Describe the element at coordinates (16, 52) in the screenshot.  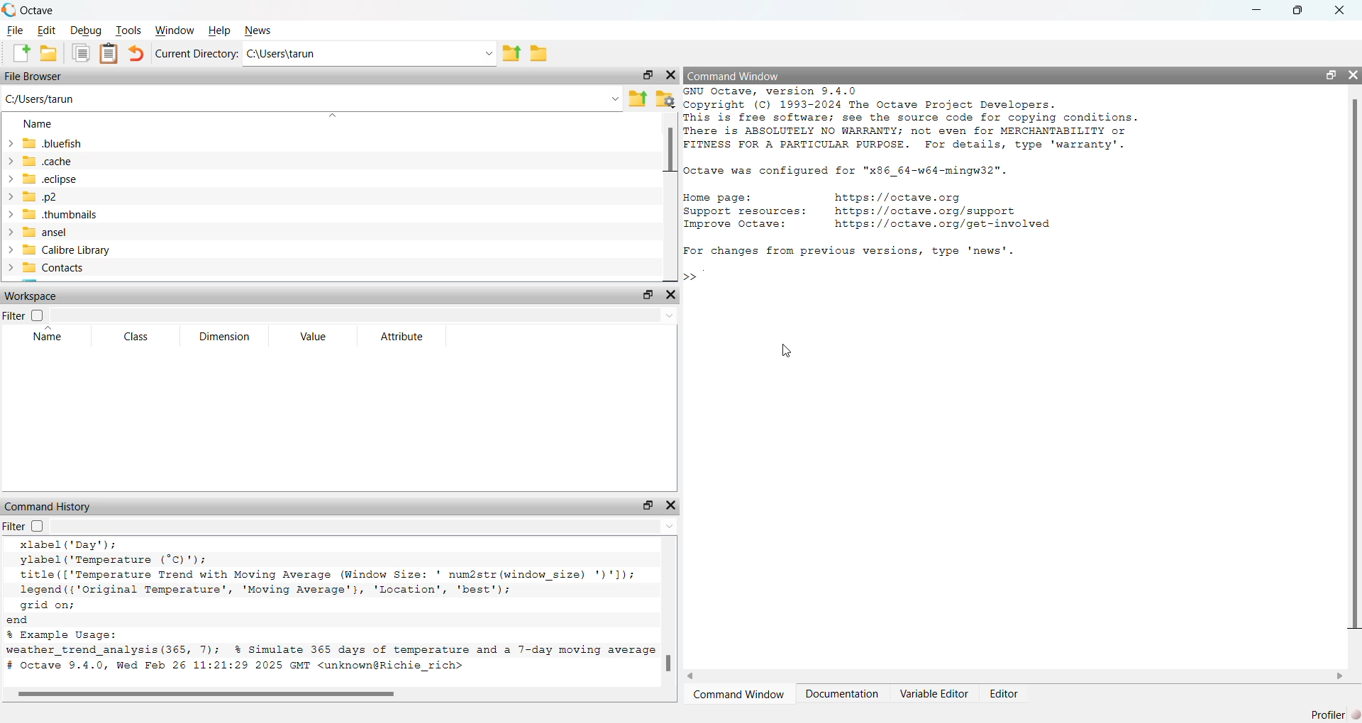
I see `add` at that location.